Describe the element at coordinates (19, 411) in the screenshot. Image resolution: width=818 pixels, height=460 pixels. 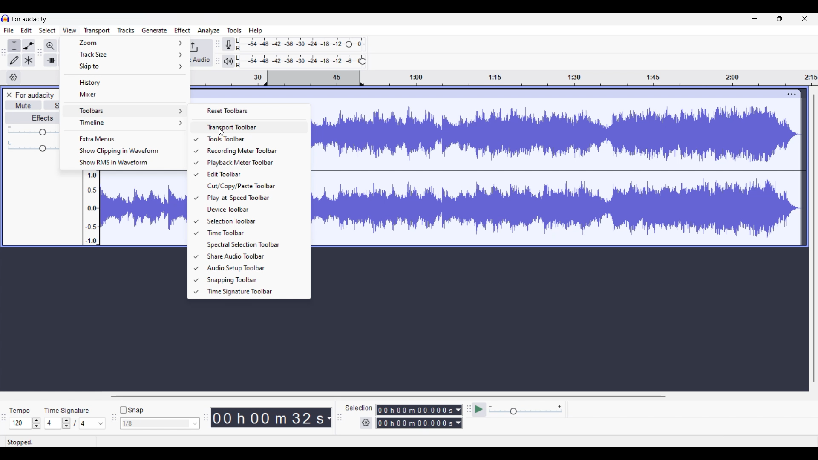
I see `Indicates Tempo settings` at that location.